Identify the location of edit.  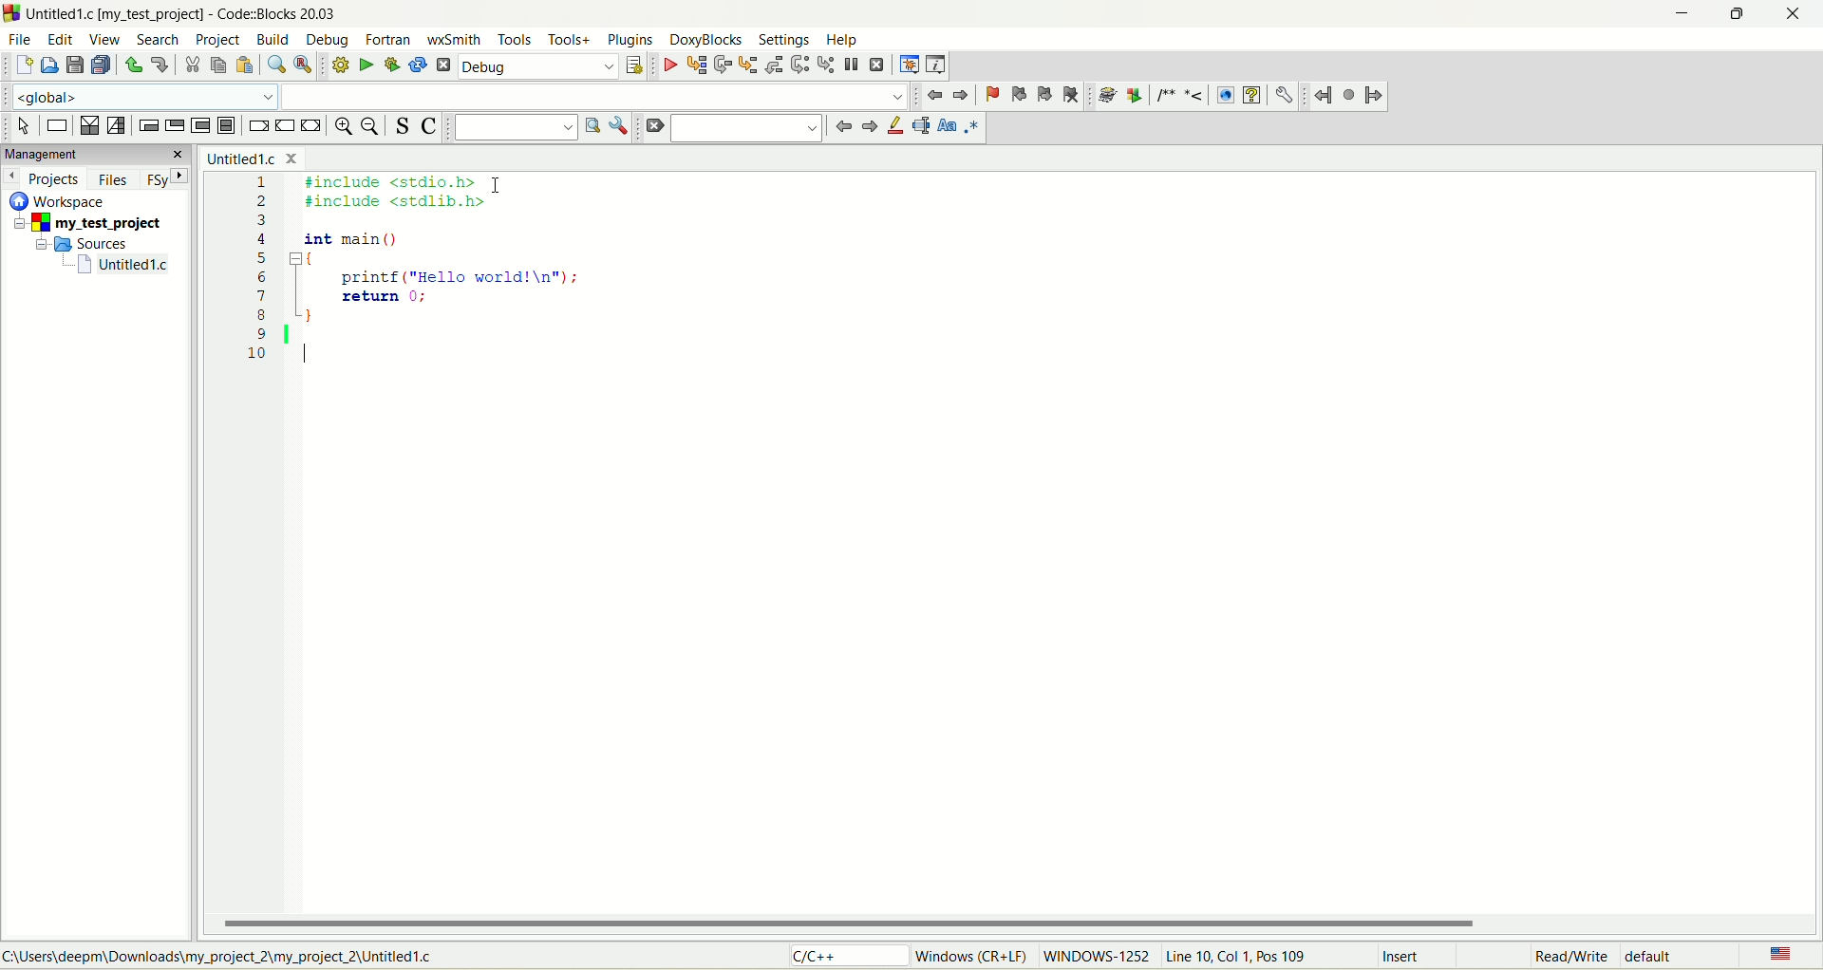
(62, 39).